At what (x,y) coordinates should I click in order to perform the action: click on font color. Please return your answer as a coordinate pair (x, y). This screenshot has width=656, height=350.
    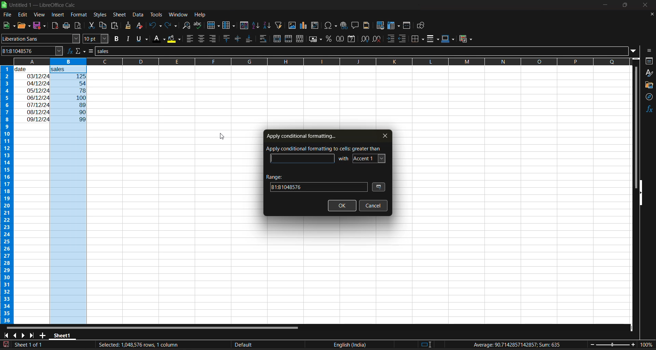
    Looking at the image, I should click on (160, 39).